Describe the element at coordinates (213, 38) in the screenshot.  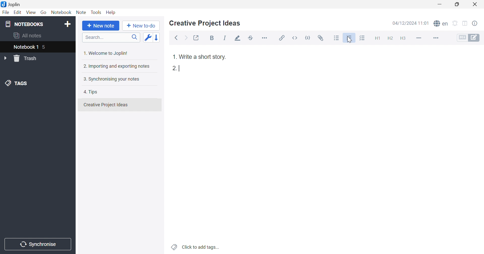
I see `Bold` at that location.